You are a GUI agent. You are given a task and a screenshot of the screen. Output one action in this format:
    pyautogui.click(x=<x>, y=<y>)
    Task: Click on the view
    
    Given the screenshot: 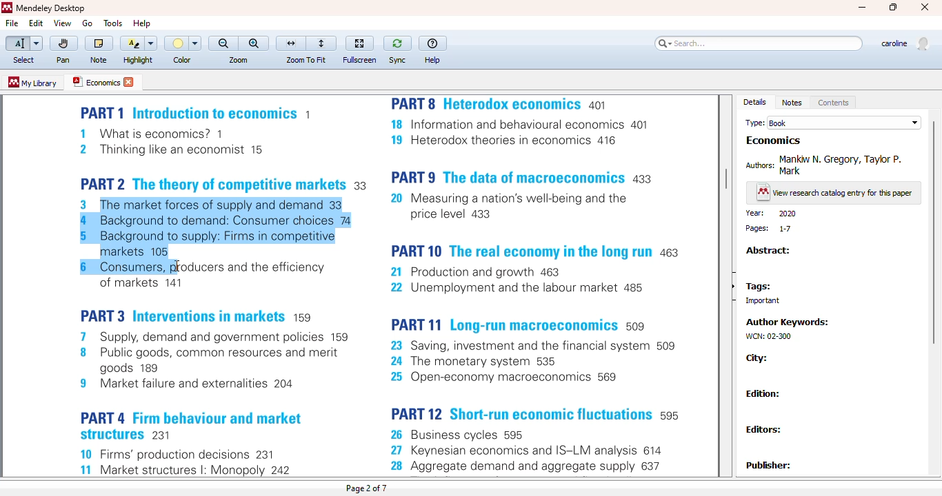 What is the action you would take?
    pyautogui.click(x=62, y=23)
    